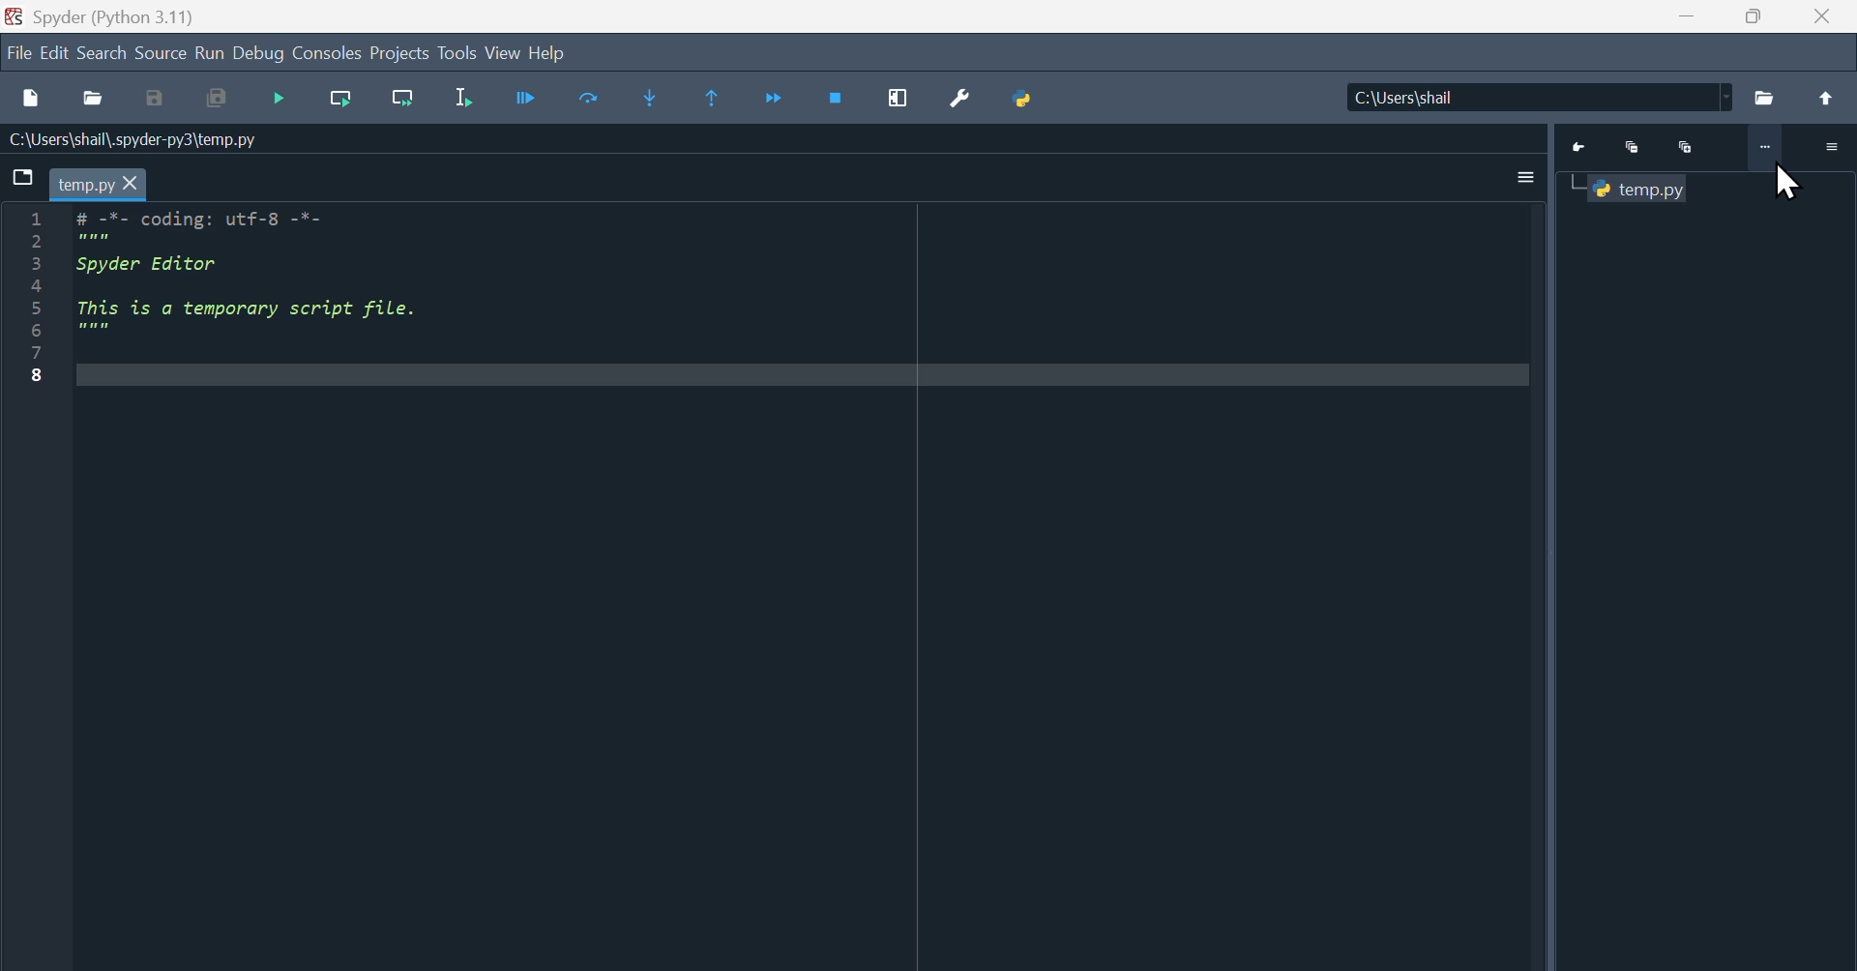  Describe the element at coordinates (282, 102) in the screenshot. I see `Debugging` at that location.